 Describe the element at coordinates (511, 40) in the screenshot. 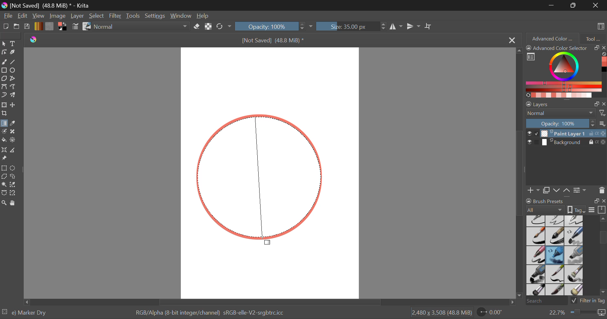

I see `Close` at that location.